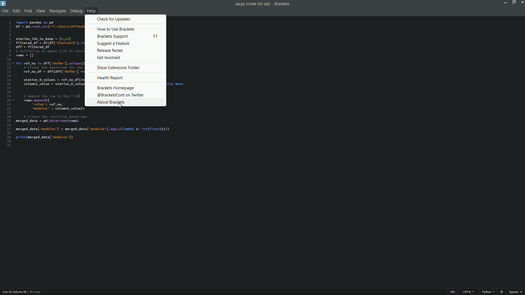  Describe the element at coordinates (113, 43) in the screenshot. I see `suggest a feature` at that location.